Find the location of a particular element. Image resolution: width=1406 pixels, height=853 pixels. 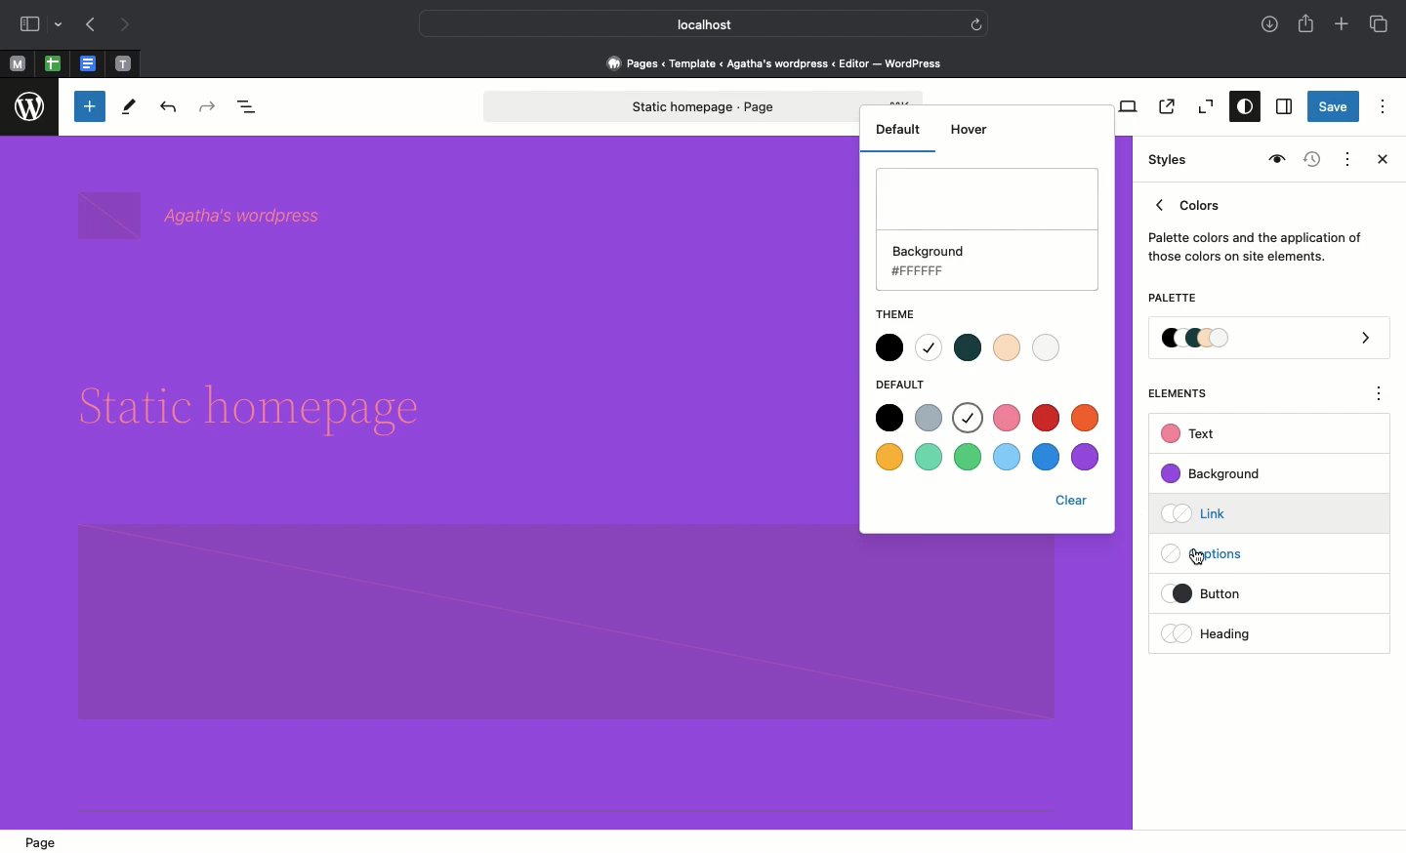

wordpress name is located at coordinates (205, 215).